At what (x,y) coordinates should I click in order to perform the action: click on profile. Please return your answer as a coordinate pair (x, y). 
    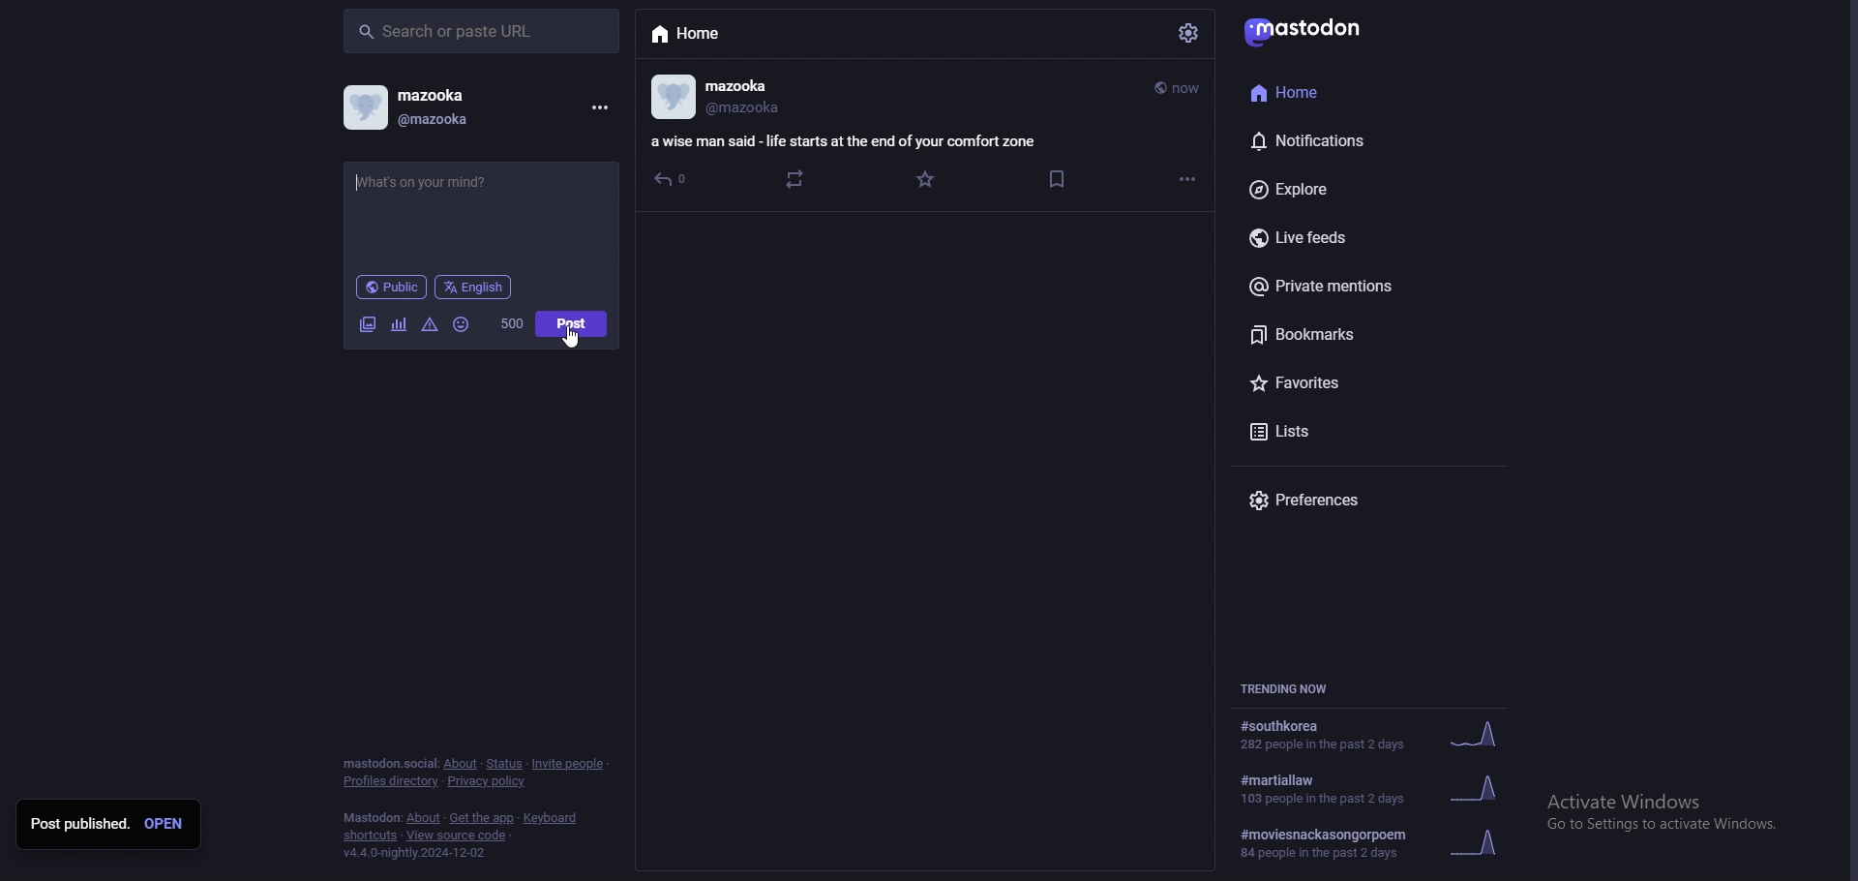
    Looking at the image, I should click on (671, 95).